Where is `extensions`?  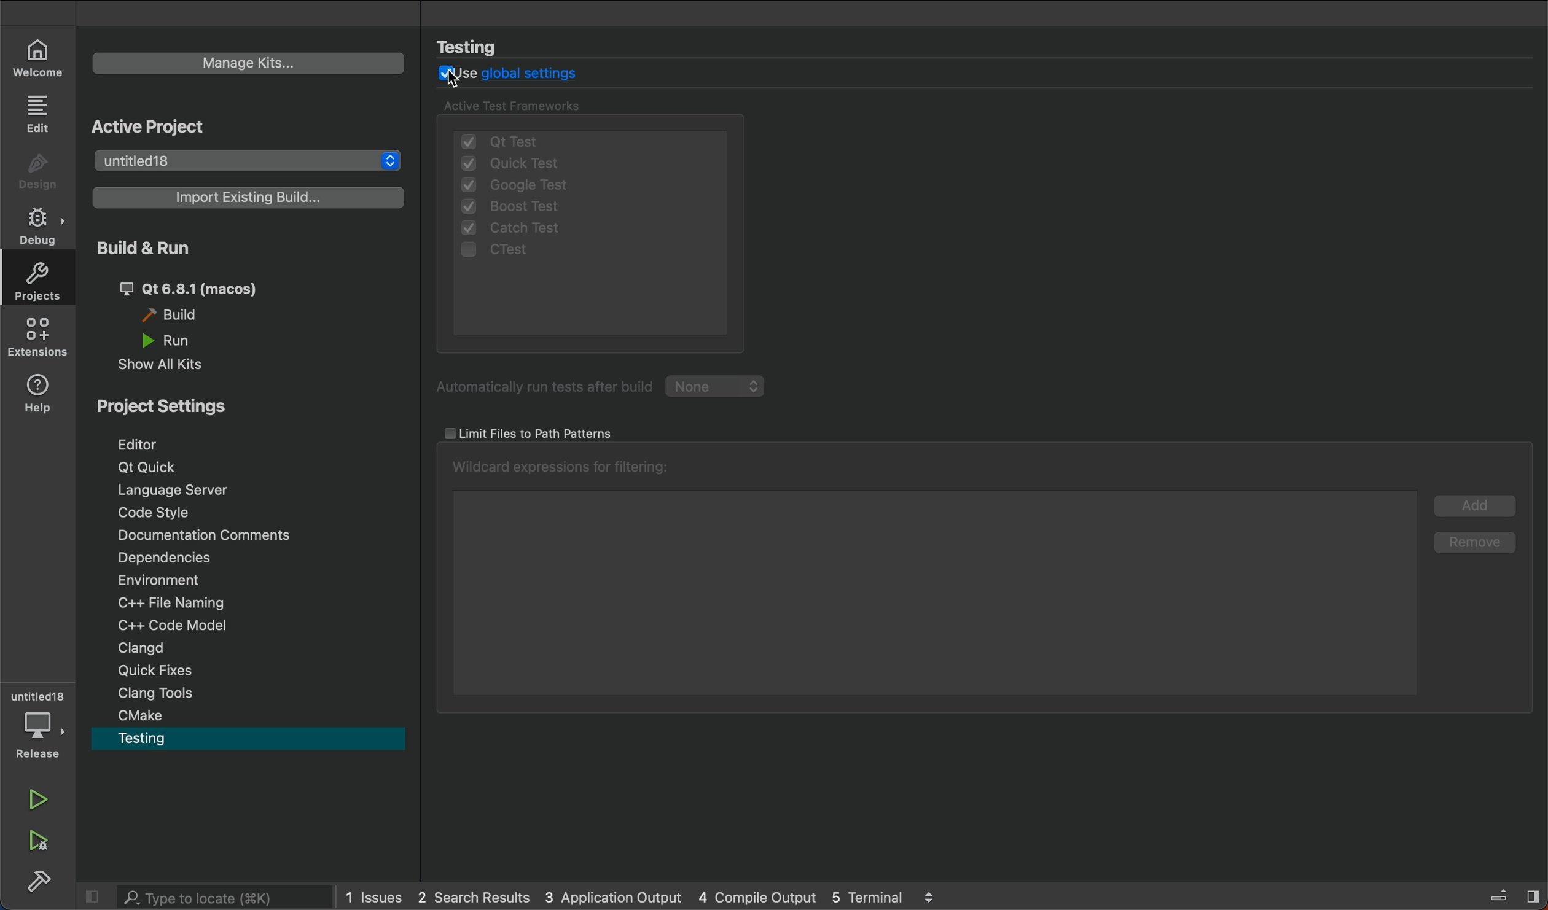
extensions is located at coordinates (38, 336).